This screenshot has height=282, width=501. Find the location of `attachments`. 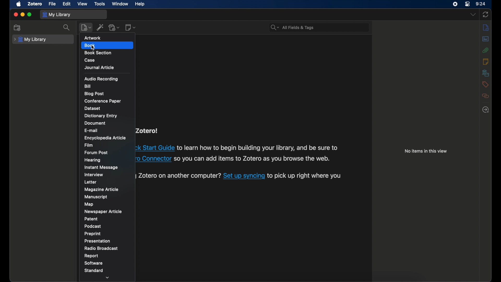

attachments is located at coordinates (486, 50).